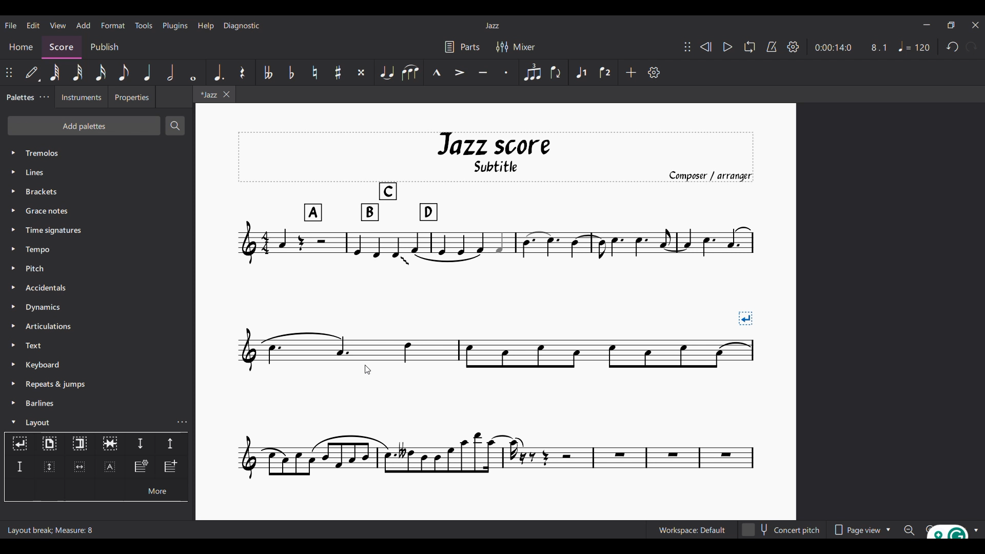 The width and height of the screenshot is (985, 554). Describe the element at coordinates (19, 444) in the screenshot. I see `System break, highlighted as current selection` at that location.